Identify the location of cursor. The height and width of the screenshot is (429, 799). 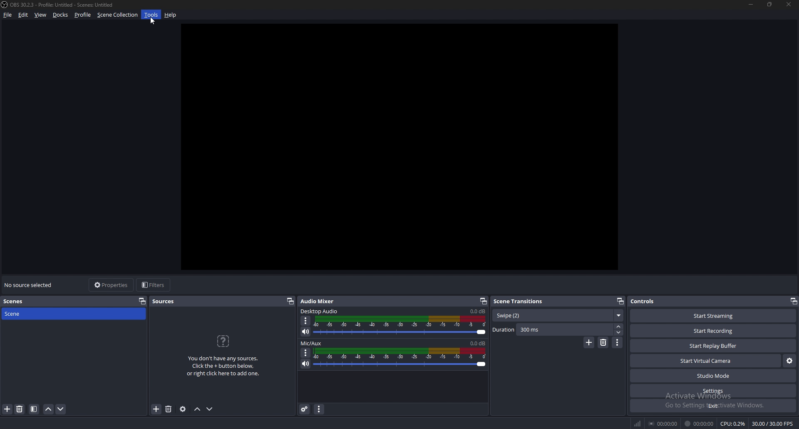
(151, 20).